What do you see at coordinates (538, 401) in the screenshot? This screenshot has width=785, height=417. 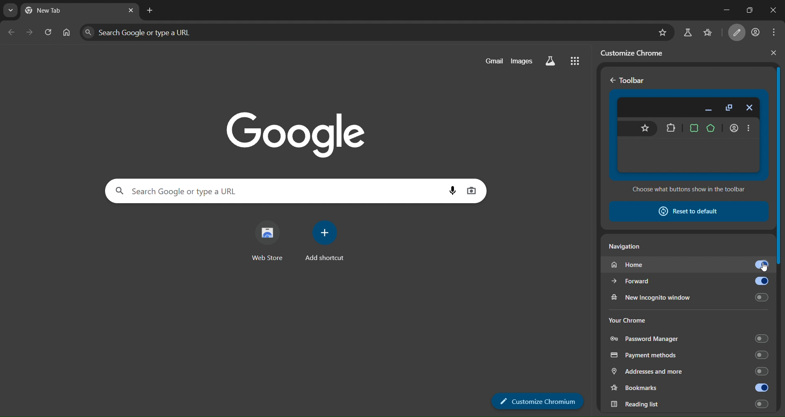 I see `Customize Chrome` at bounding box center [538, 401].